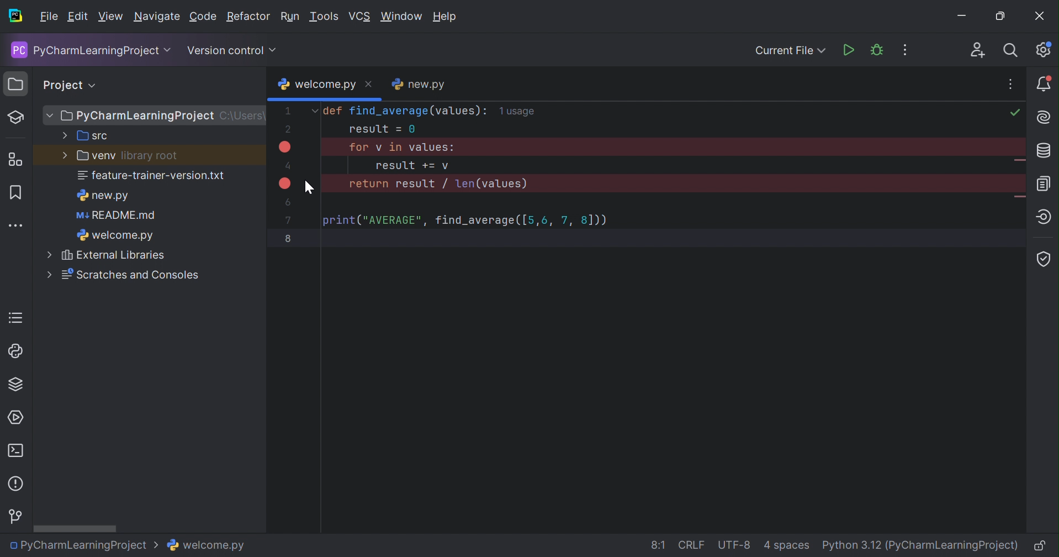 This screenshot has height=557, width=1059. What do you see at coordinates (692, 543) in the screenshot?
I see `CRLF` at bounding box center [692, 543].